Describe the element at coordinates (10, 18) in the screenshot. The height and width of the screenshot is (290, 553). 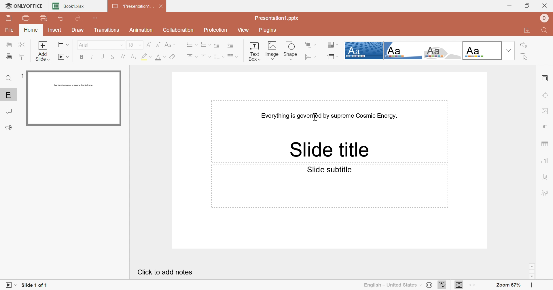
I see `Save` at that location.